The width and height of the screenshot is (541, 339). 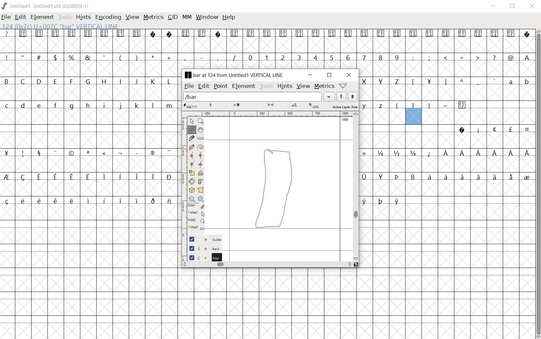 I want to click on empty cells, so click(x=357, y=303).